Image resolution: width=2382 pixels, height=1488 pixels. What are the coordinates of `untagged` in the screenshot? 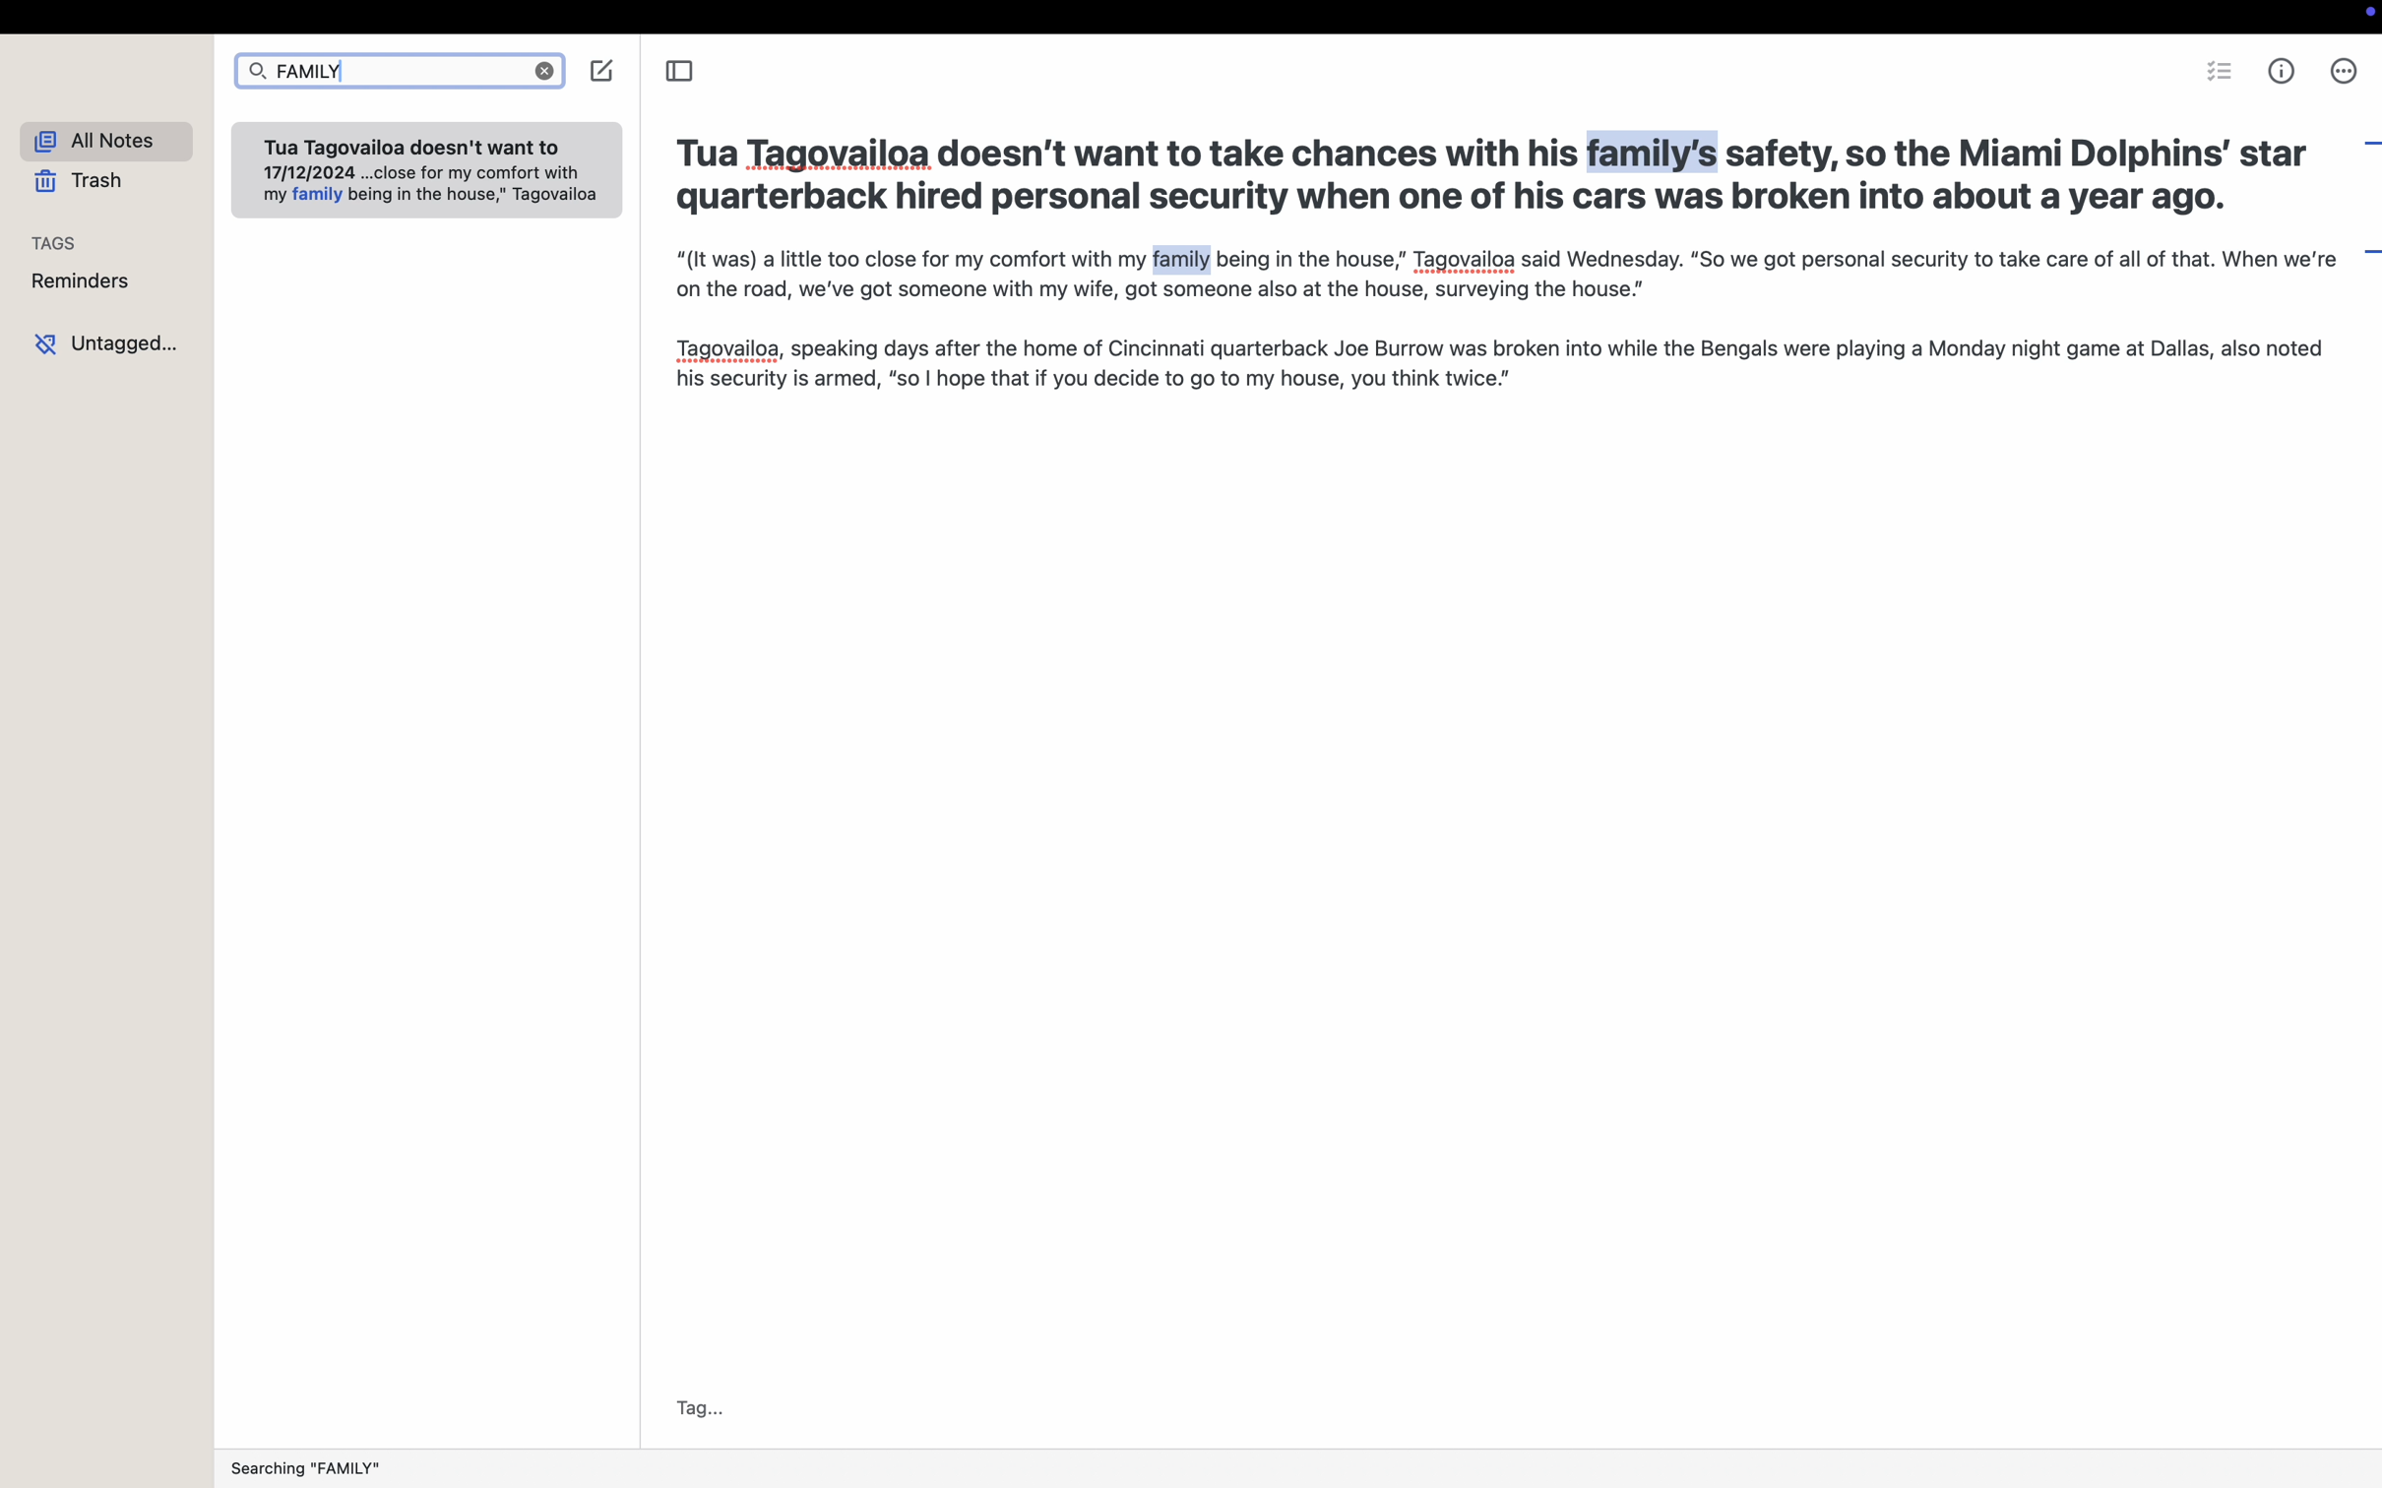 It's located at (105, 340).